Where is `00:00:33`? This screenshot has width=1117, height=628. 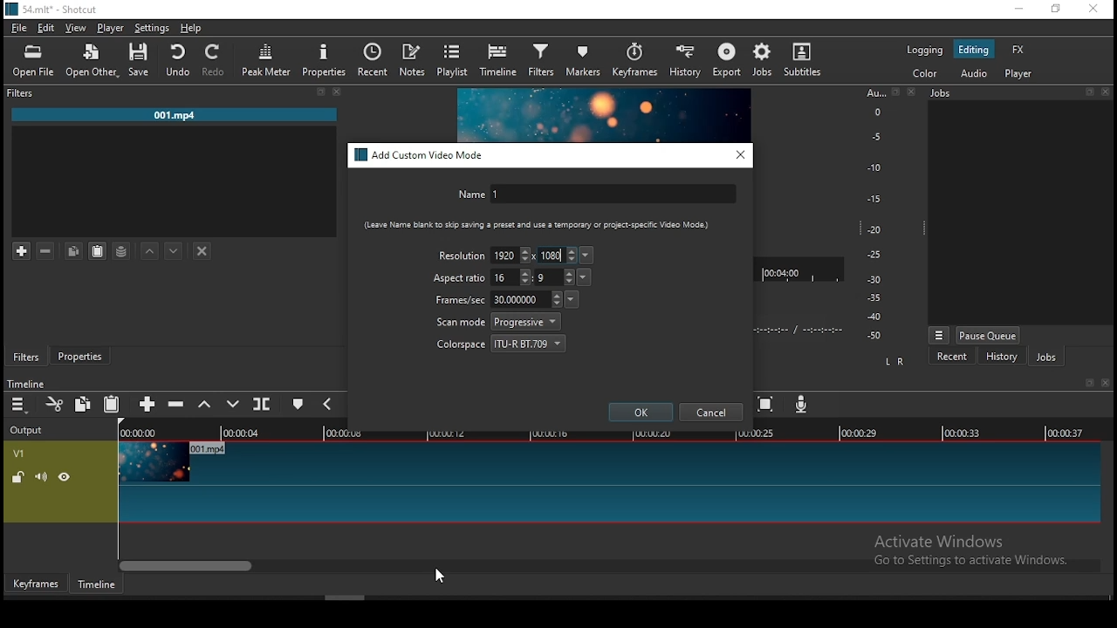 00:00:33 is located at coordinates (963, 432).